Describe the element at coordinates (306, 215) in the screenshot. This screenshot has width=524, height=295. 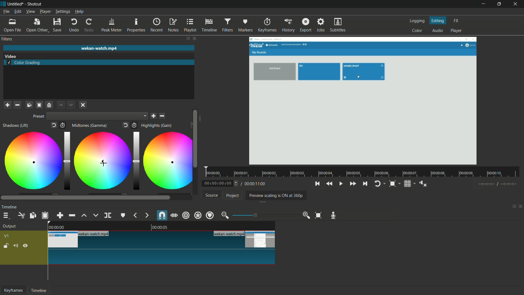
I see `zoom in` at that location.